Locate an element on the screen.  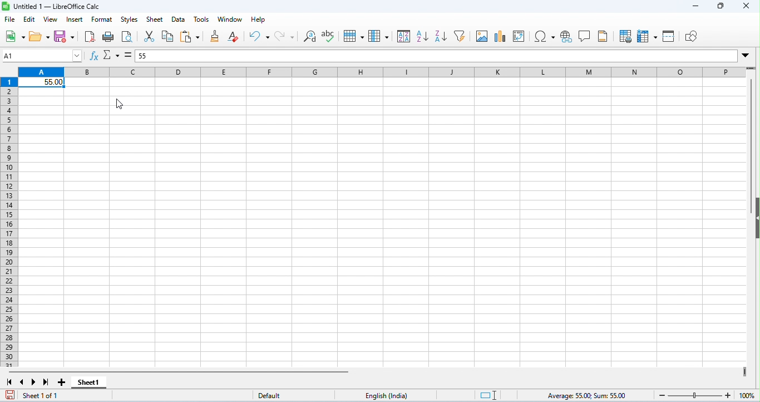
cut is located at coordinates (150, 37).